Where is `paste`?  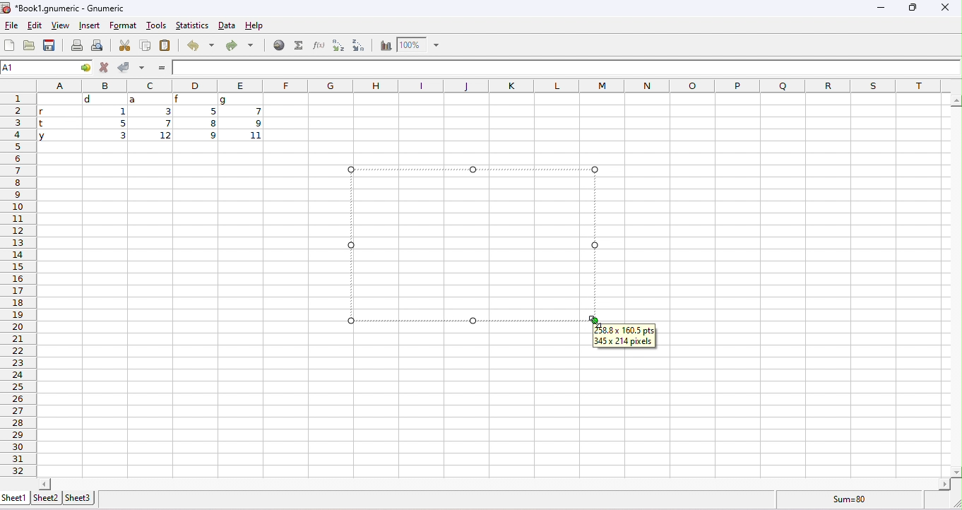 paste is located at coordinates (165, 45).